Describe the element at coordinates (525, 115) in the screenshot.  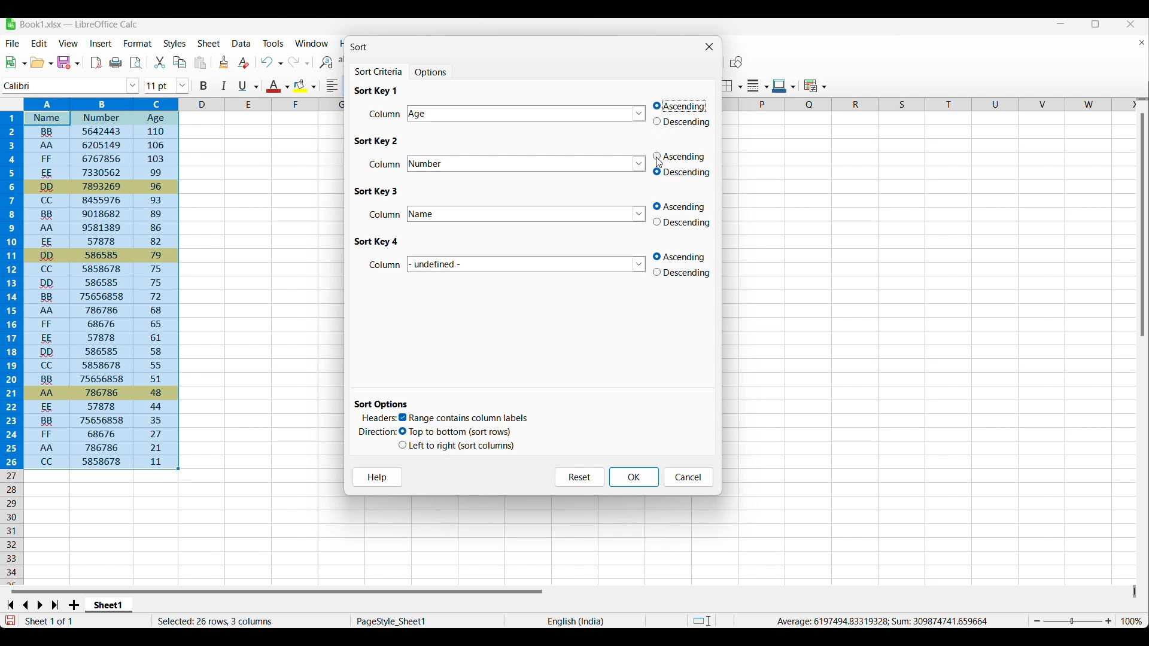
I see `column name` at that location.